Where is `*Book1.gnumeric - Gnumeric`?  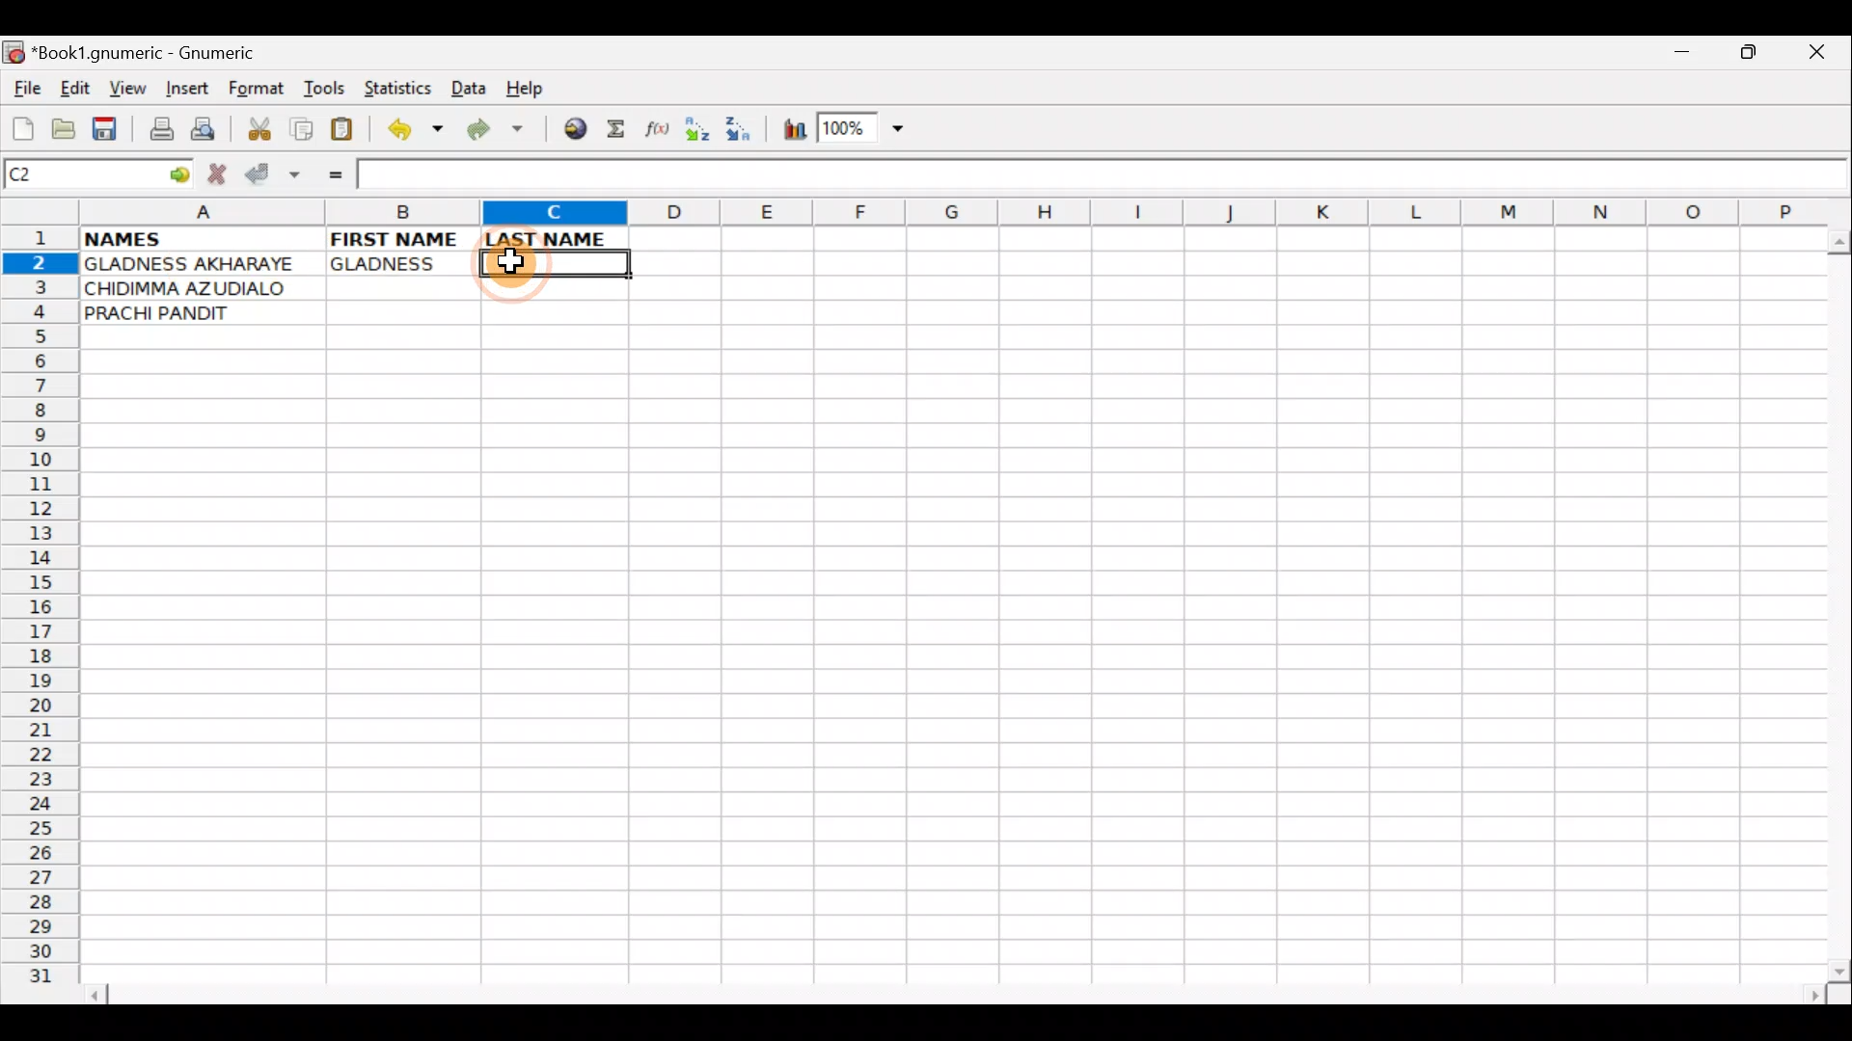
*Book1.gnumeric - Gnumeric is located at coordinates (161, 53).